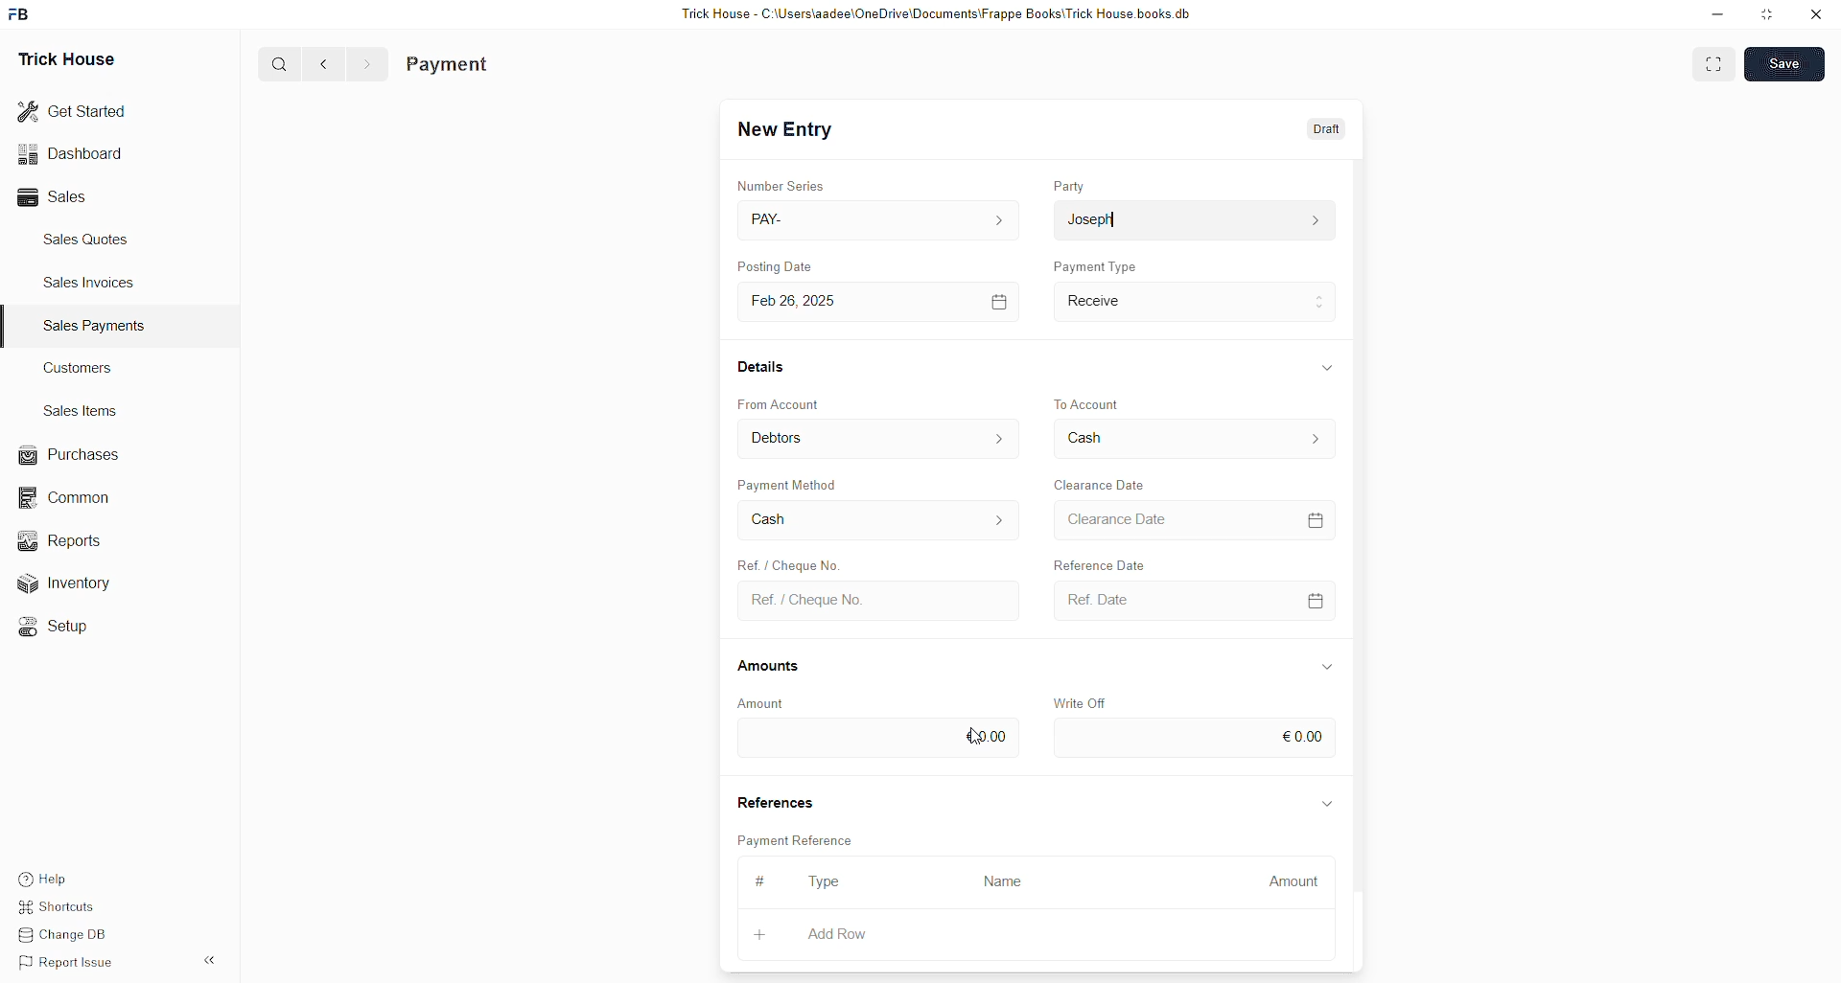  What do you see at coordinates (1195, 519) in the screenshot?
I see `Clearance Date` at bounding box center [1195, 519].